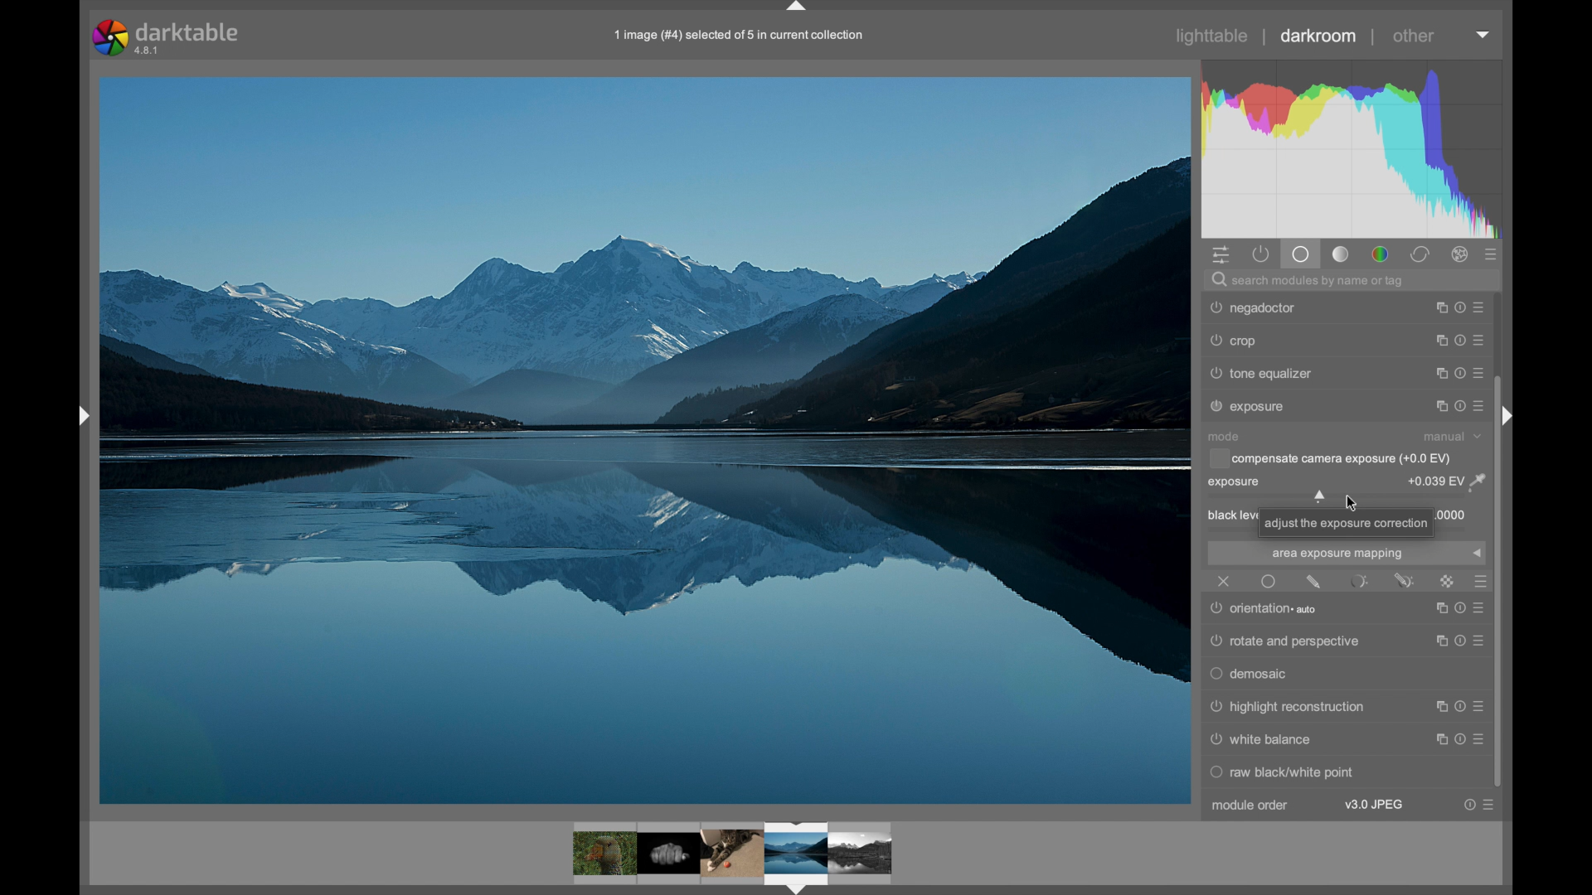 Image resolution: width=1592 pixels, height=895 pixels. Describe the element at coordinates (1235, 483) in the screenshot. I see `exposure` at that location.